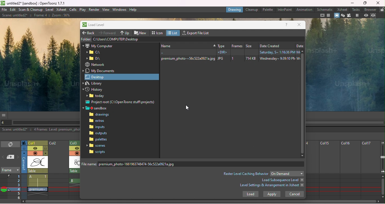 This screenshot has width=385, height=204. What do you see at coordinates (294, 194) in the screenshot?
I see `Cancel` at bounding box center [294, 194].